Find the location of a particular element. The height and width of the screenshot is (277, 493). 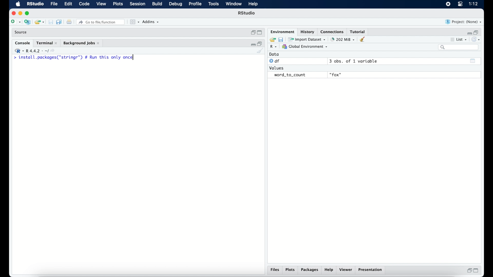

minimize is located at coordinates (252, 44).